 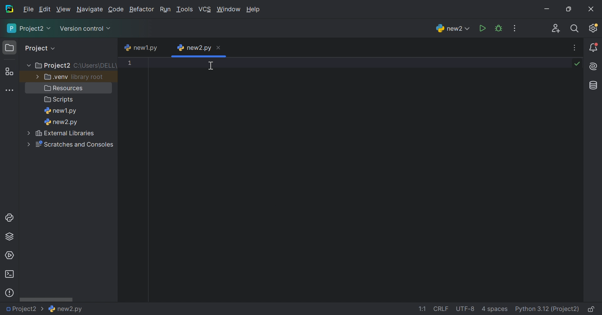 I want to click on More, so click(x=28, y=65).